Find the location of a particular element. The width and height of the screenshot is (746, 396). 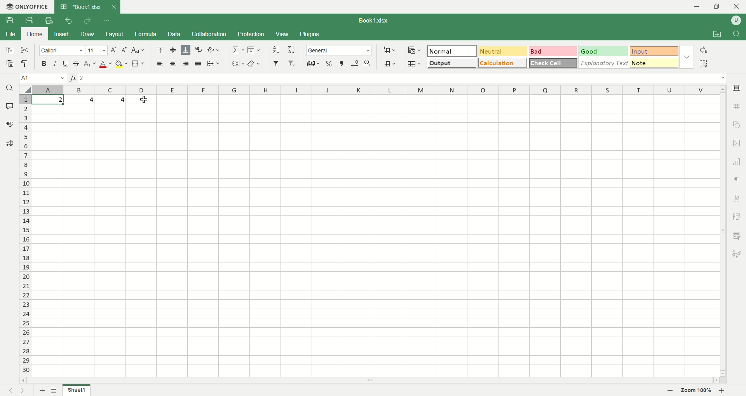

collaboration is located at coordinates (210, 34).